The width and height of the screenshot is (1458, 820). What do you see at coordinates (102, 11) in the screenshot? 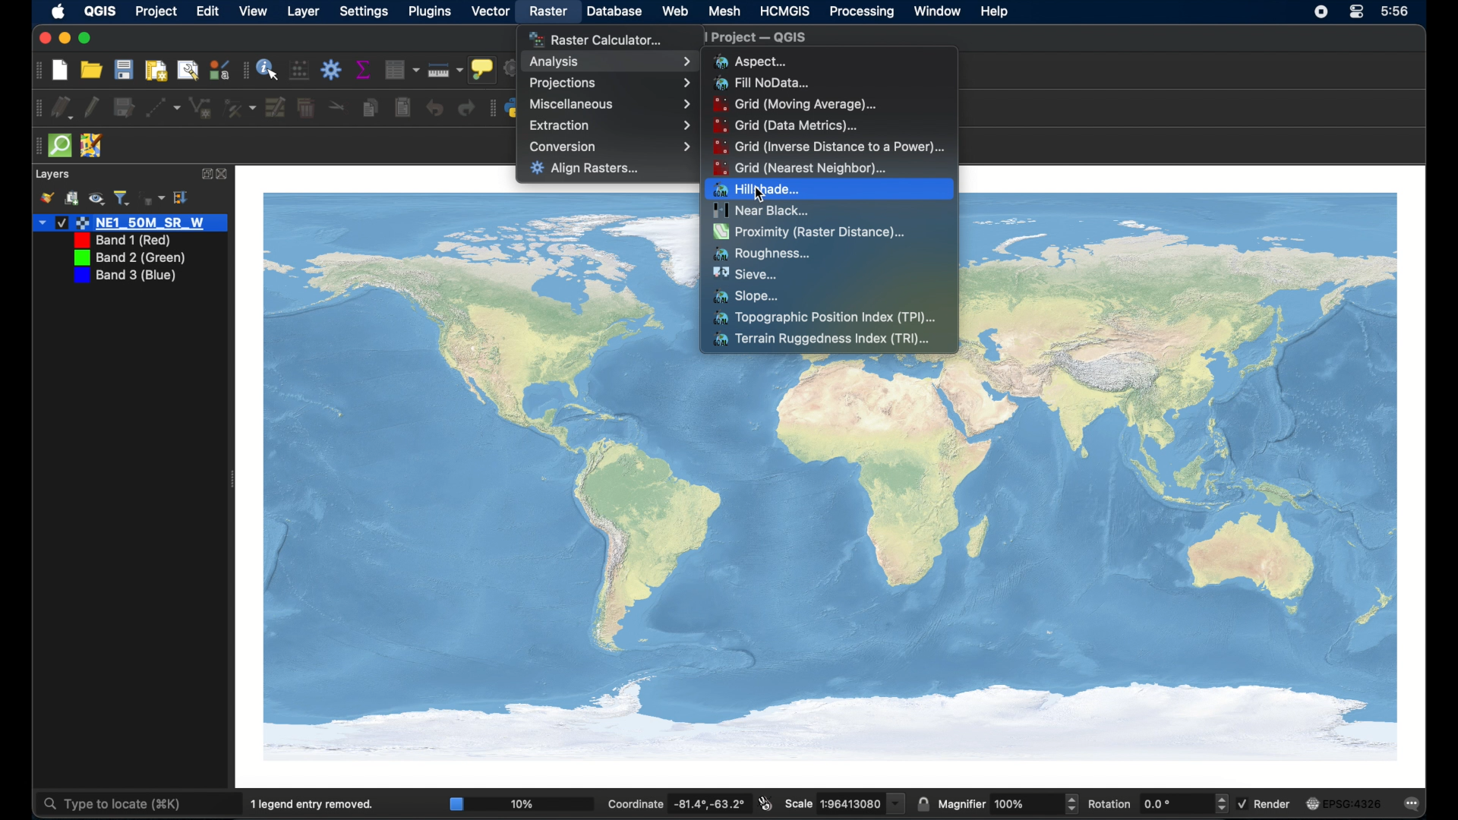
I see `QGIS` at bounding box center [102, 11].